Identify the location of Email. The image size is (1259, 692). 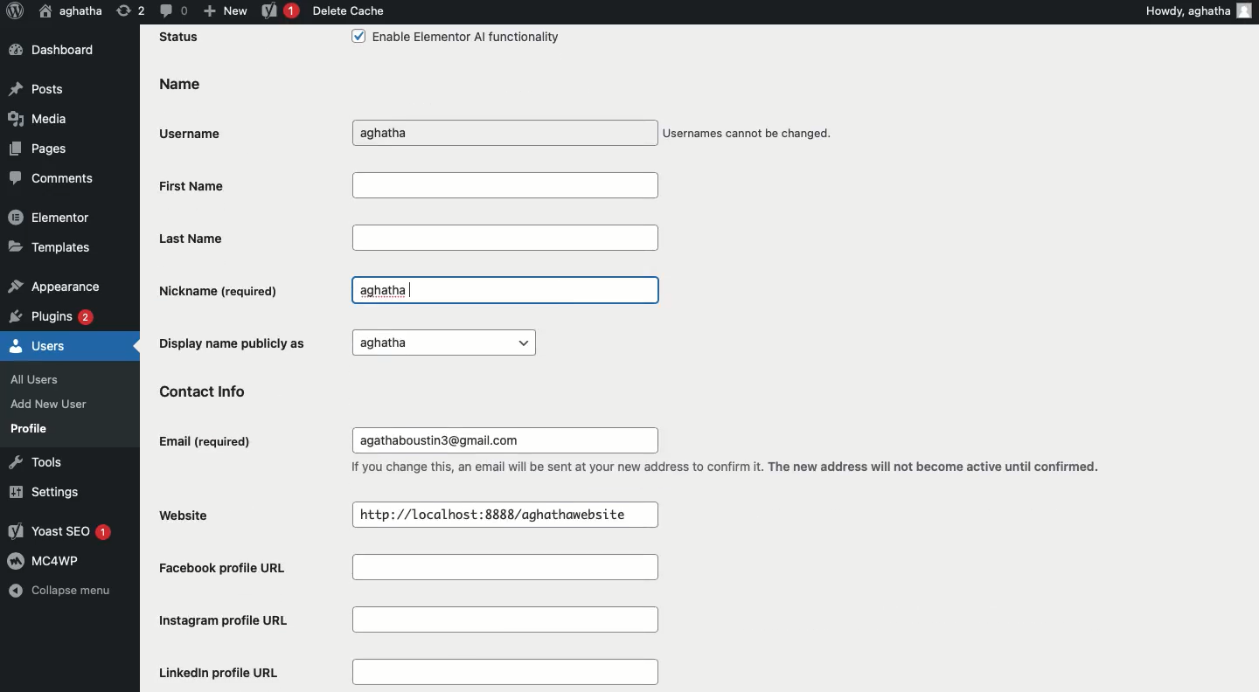
(207, 442).